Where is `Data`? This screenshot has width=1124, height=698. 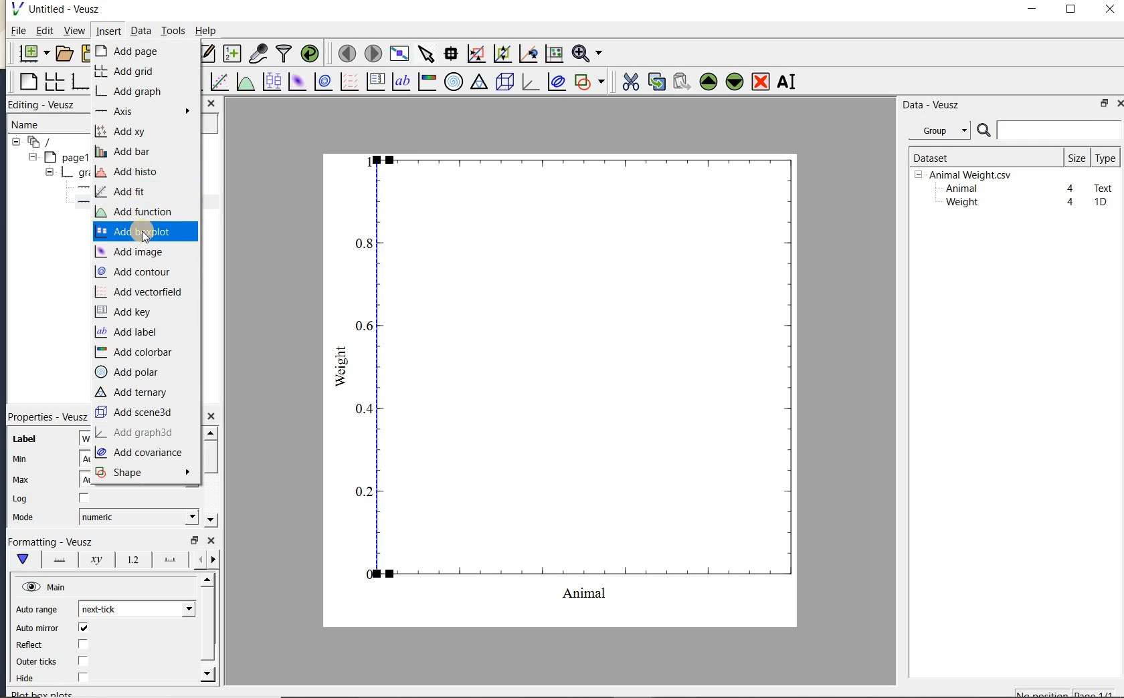
Data is located at coordinates (140, 30).